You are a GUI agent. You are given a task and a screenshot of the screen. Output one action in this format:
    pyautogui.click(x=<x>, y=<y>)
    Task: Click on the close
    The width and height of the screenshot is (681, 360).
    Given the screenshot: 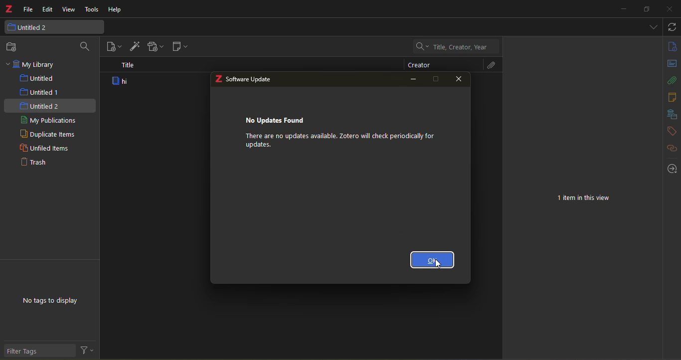 What is the action you would take?
    pyautogui.click(x=669, y=9)
    